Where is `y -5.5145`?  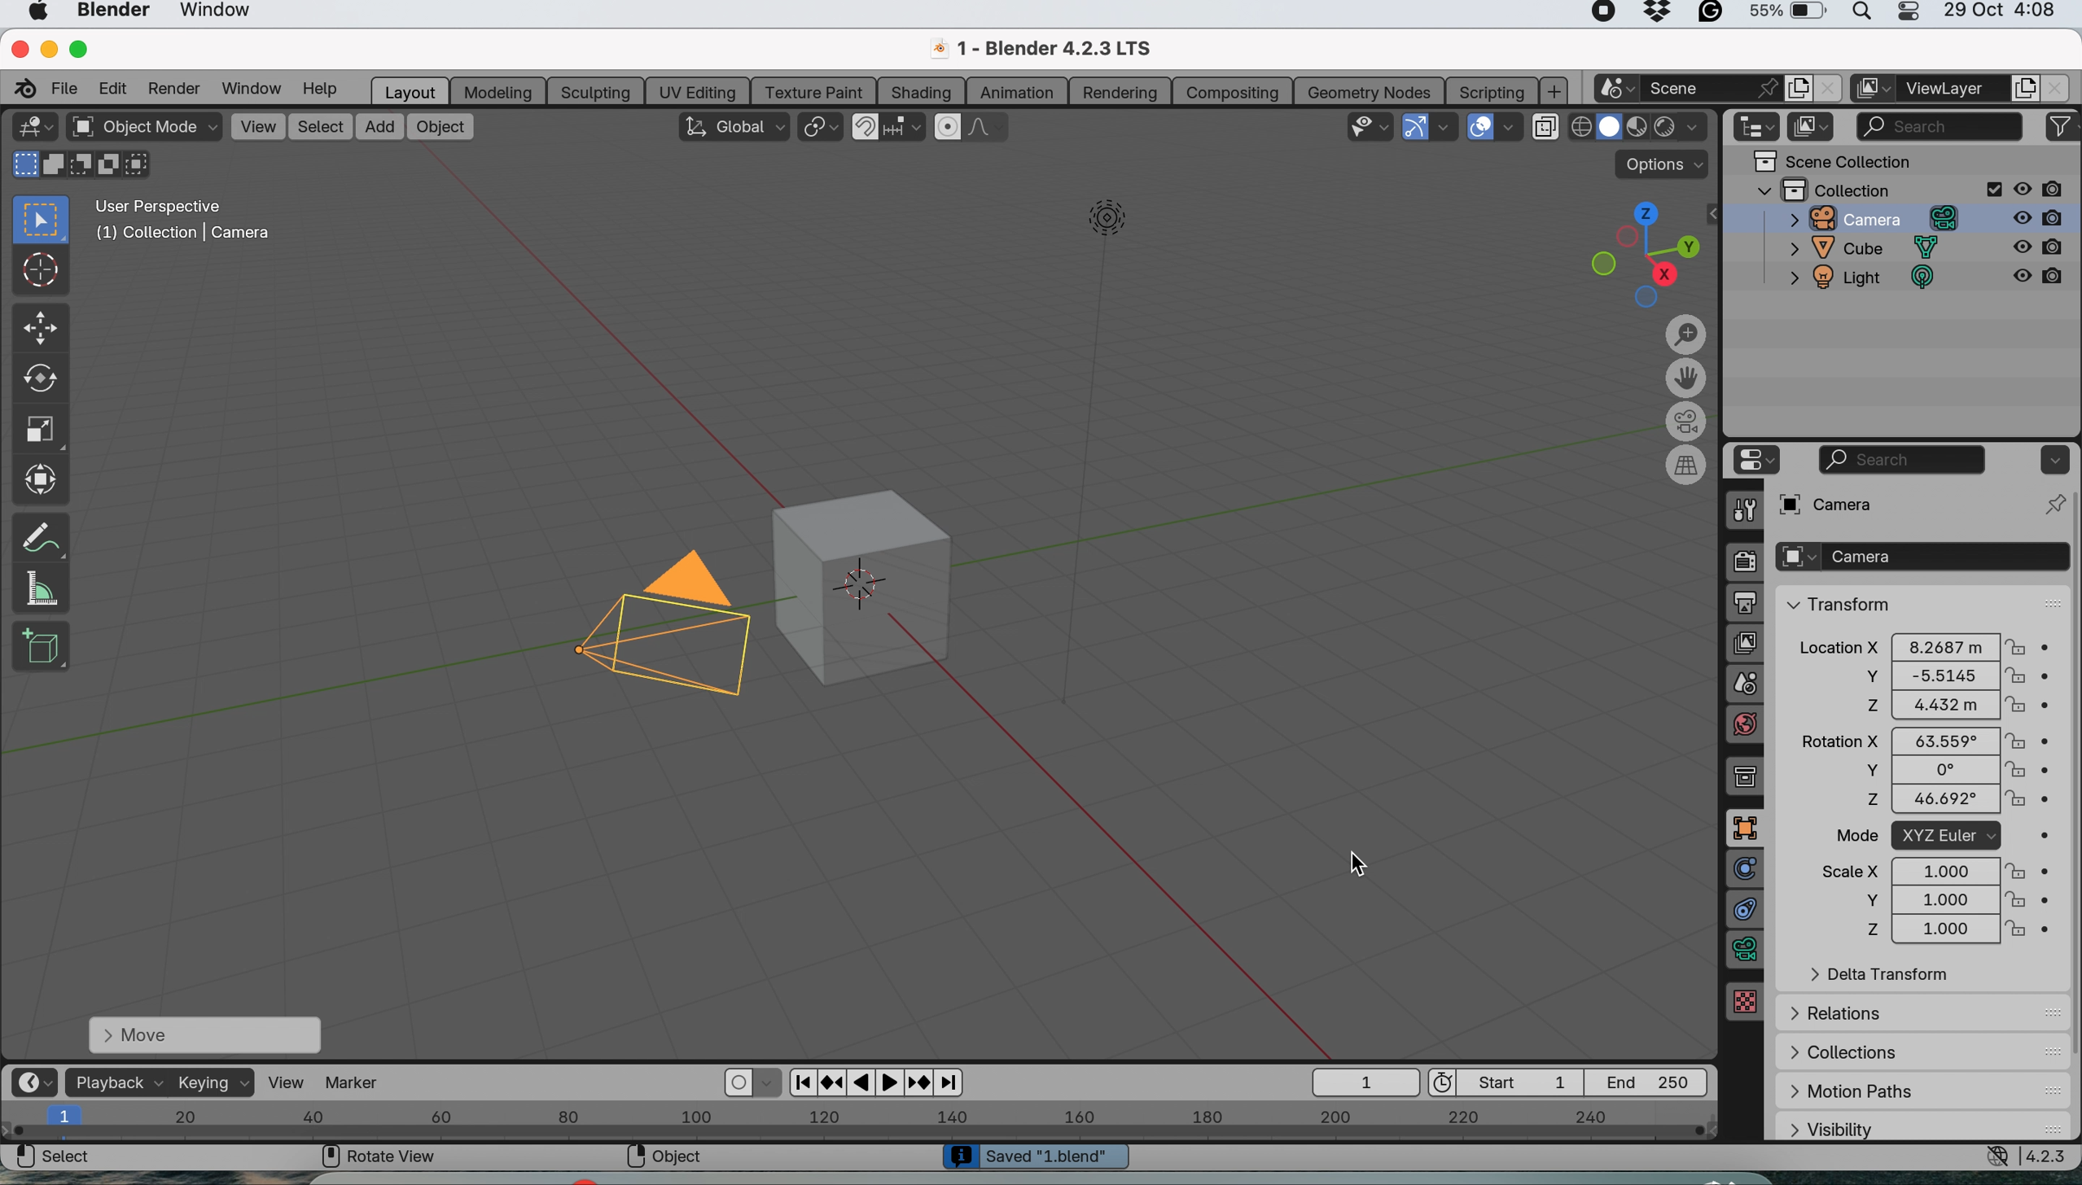 y -5.5145 is located at coordinates (1937, 677).